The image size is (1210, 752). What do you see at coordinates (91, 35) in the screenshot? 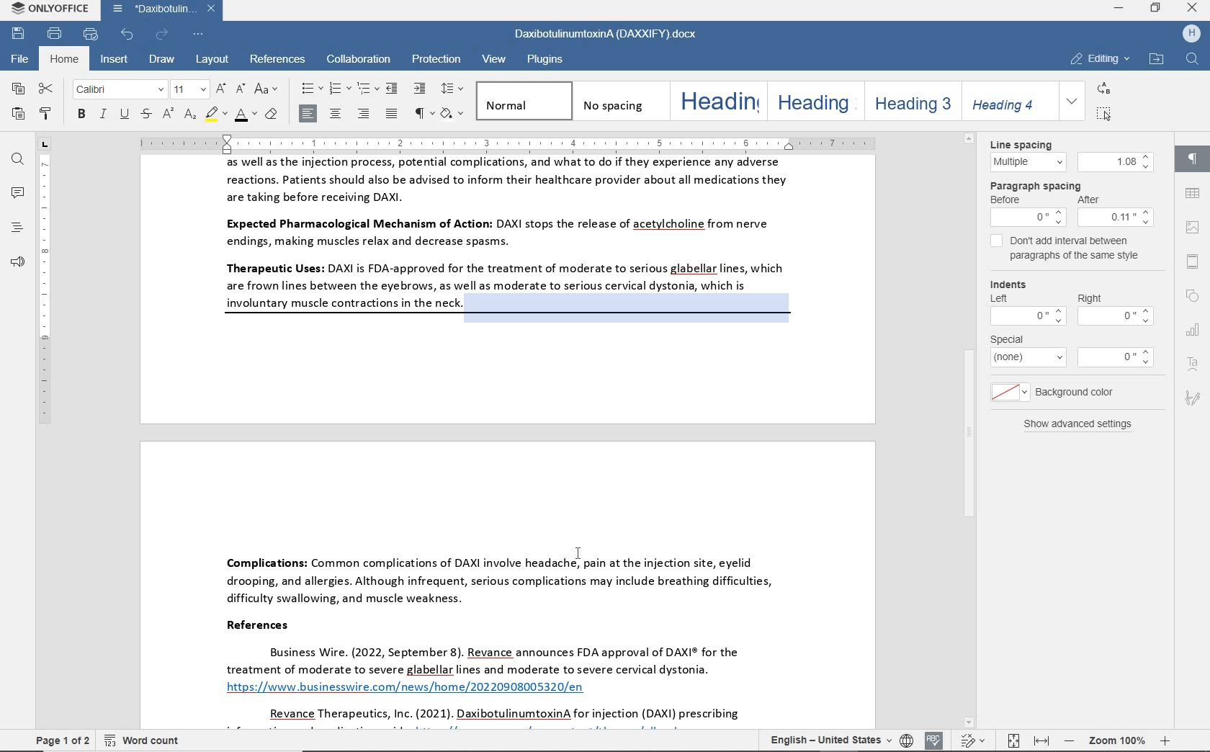
I see `quick print` at bounding box center [91, 35].